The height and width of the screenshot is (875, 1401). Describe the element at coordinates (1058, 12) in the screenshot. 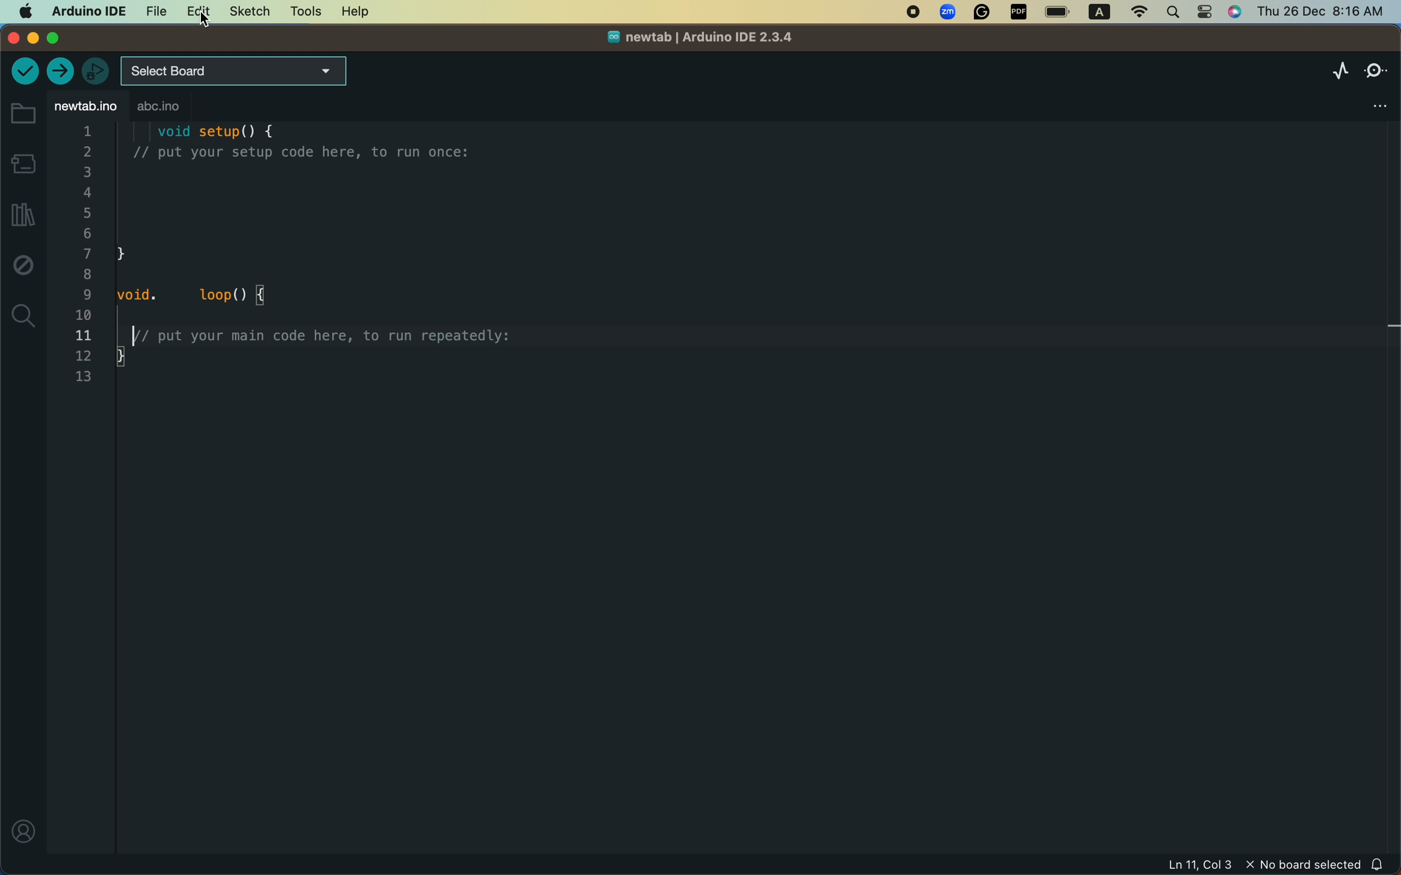

I see `charge` at that location.